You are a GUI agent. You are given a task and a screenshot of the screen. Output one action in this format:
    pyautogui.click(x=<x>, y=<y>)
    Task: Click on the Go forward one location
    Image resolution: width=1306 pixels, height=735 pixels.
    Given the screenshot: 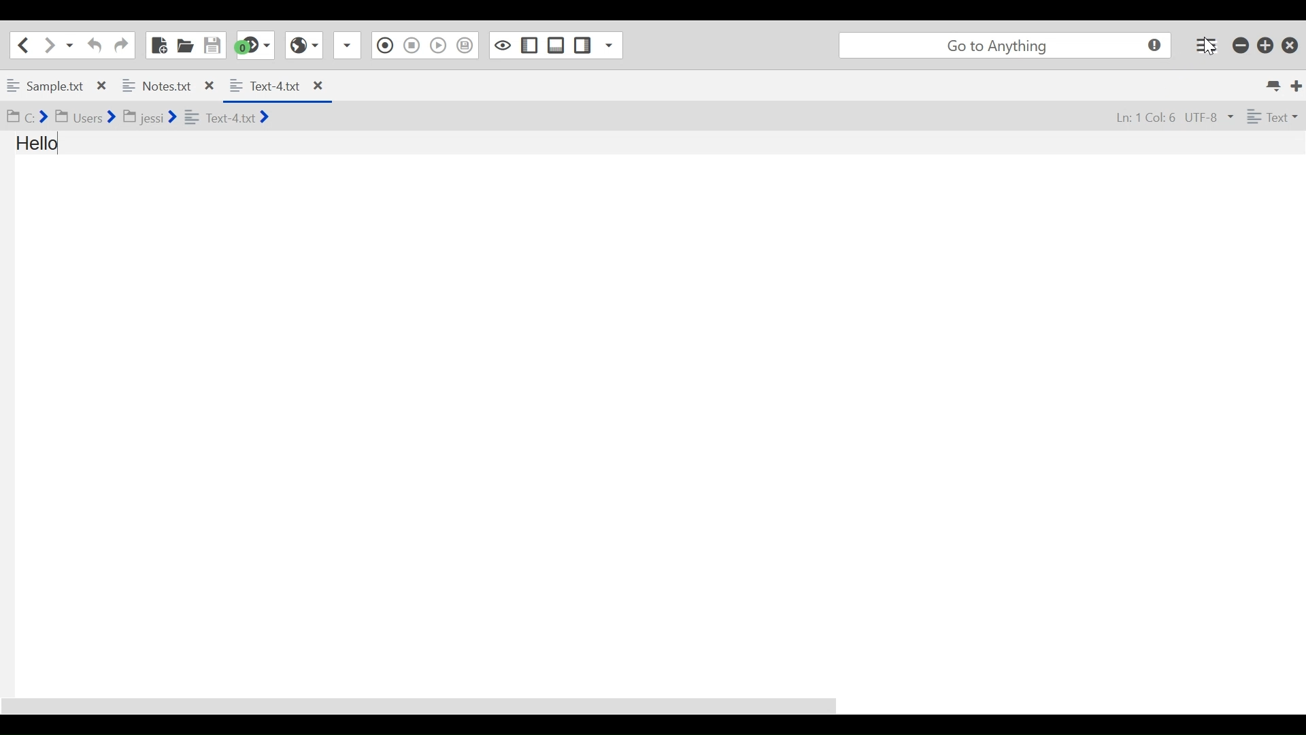 What is the action you would take?
    pyautogui.click(x=47, y=45)
    